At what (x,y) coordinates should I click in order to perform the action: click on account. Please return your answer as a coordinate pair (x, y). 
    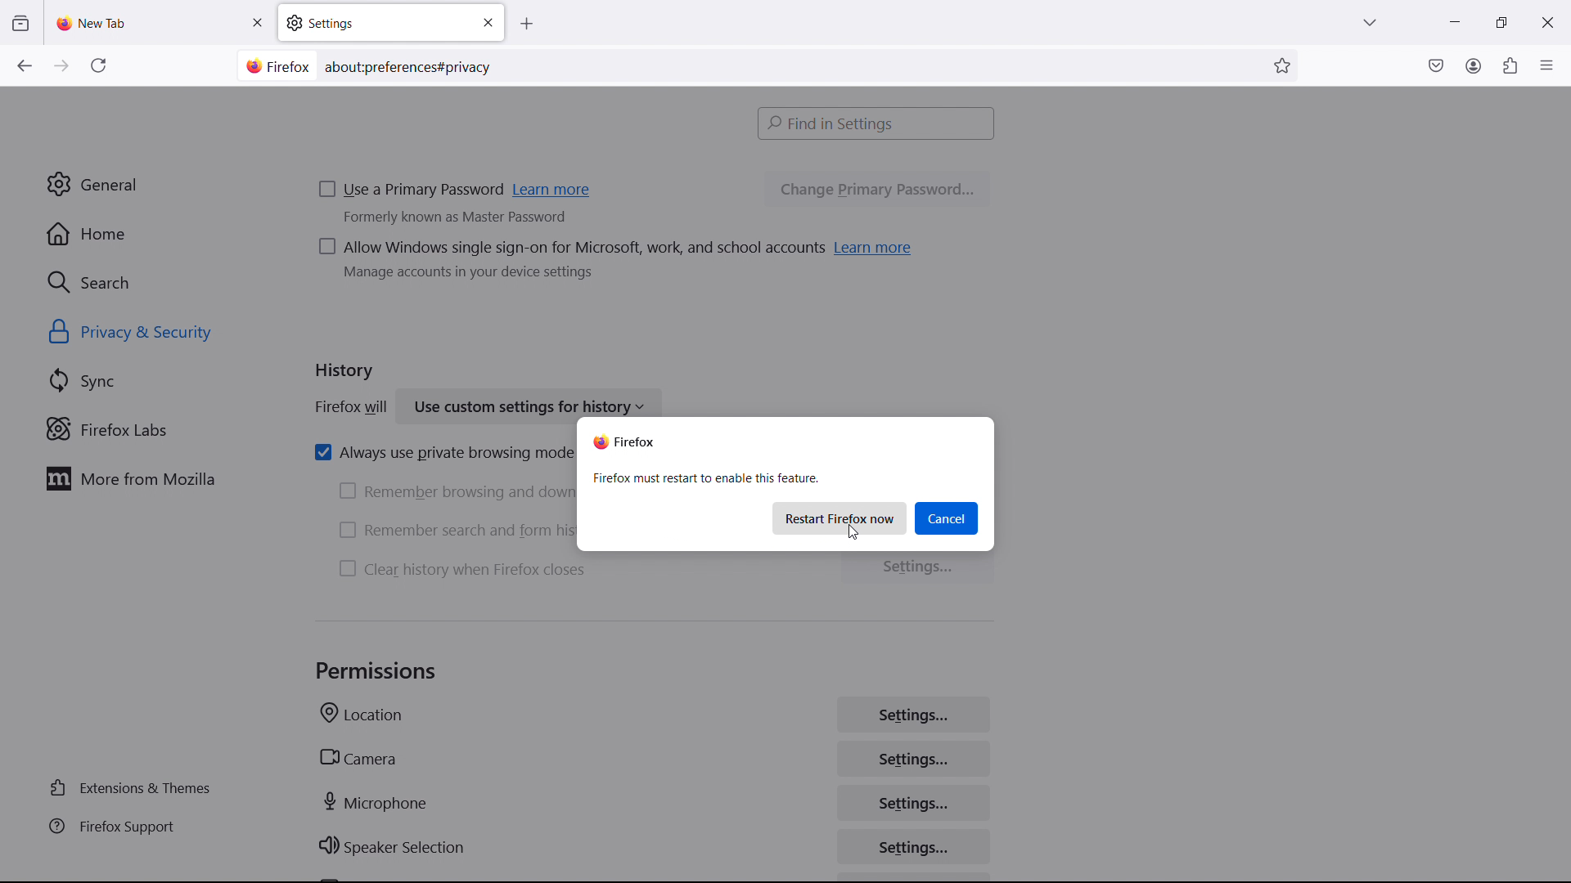
    Looking at the image, I should click on (1473, 65).